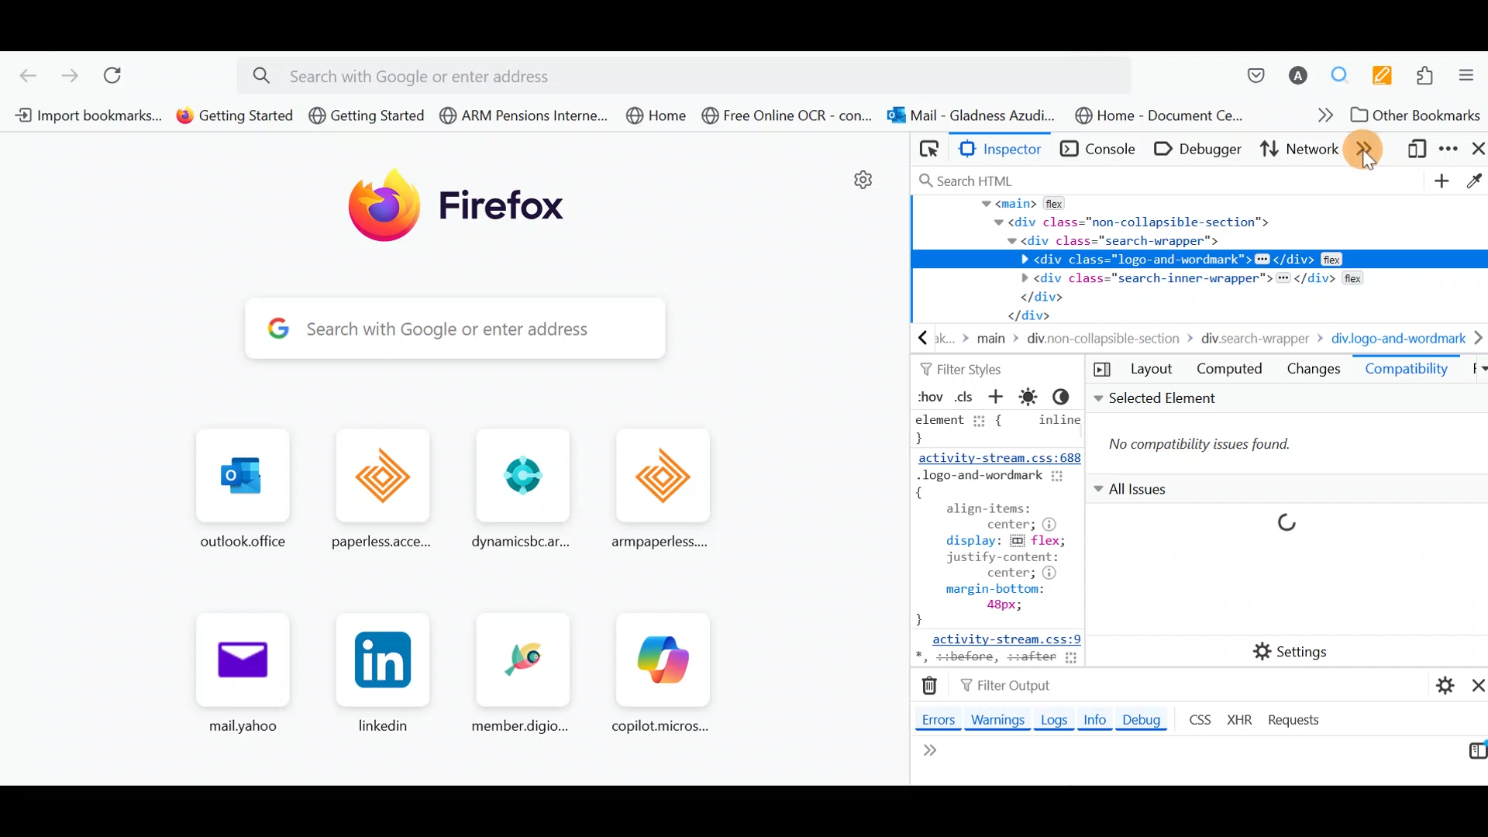 This screenshot has height=837, width=1488. What do you see at coordinates (1156, 115) in the screenshot?
I see `Bookmark 8` at bounding box center [1156, 115].